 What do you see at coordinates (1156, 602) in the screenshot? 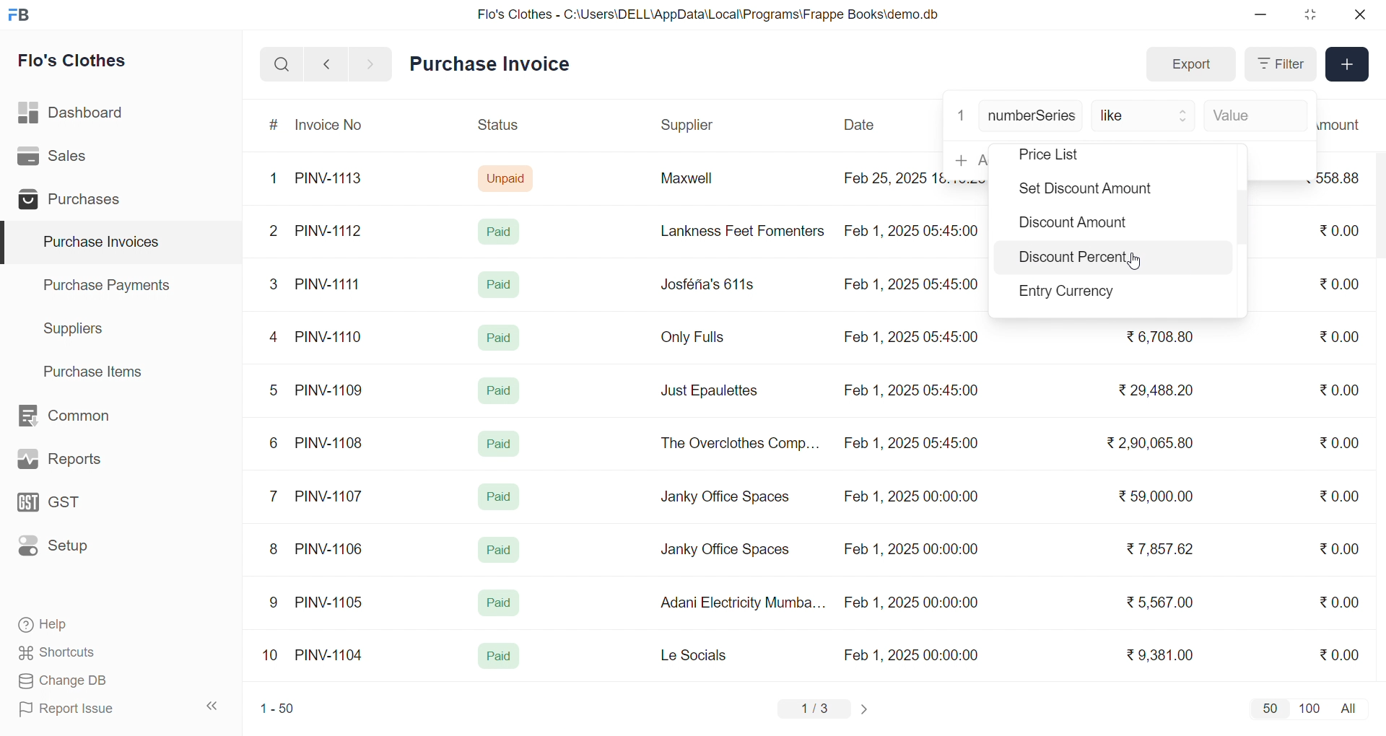
I see `₹ 5,567.00` at bounding box center [1156, 602].